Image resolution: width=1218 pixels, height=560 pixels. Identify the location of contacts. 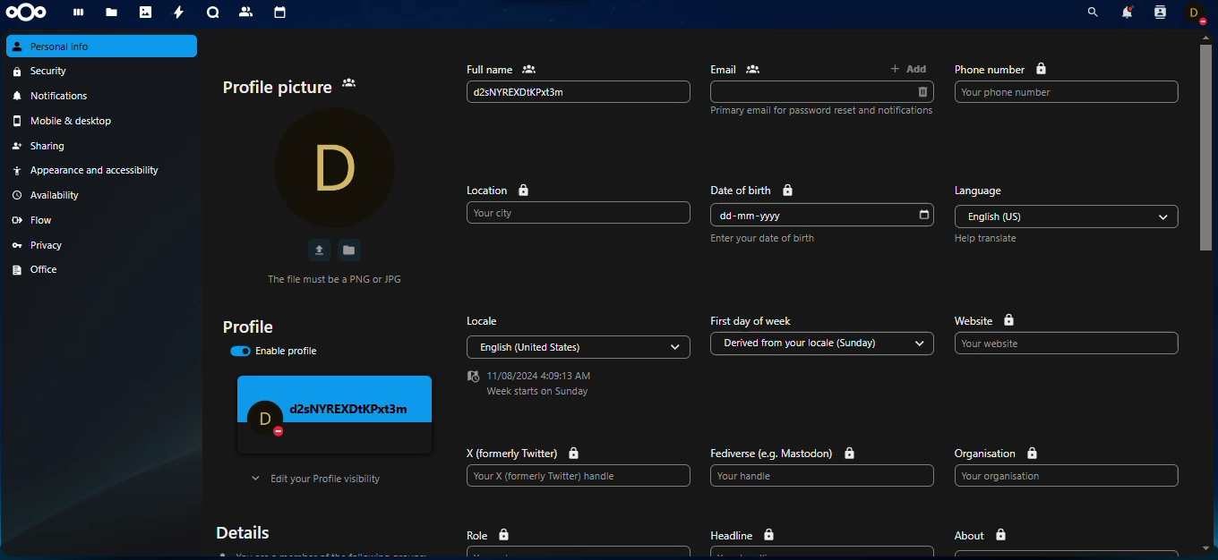
(1161, 13).